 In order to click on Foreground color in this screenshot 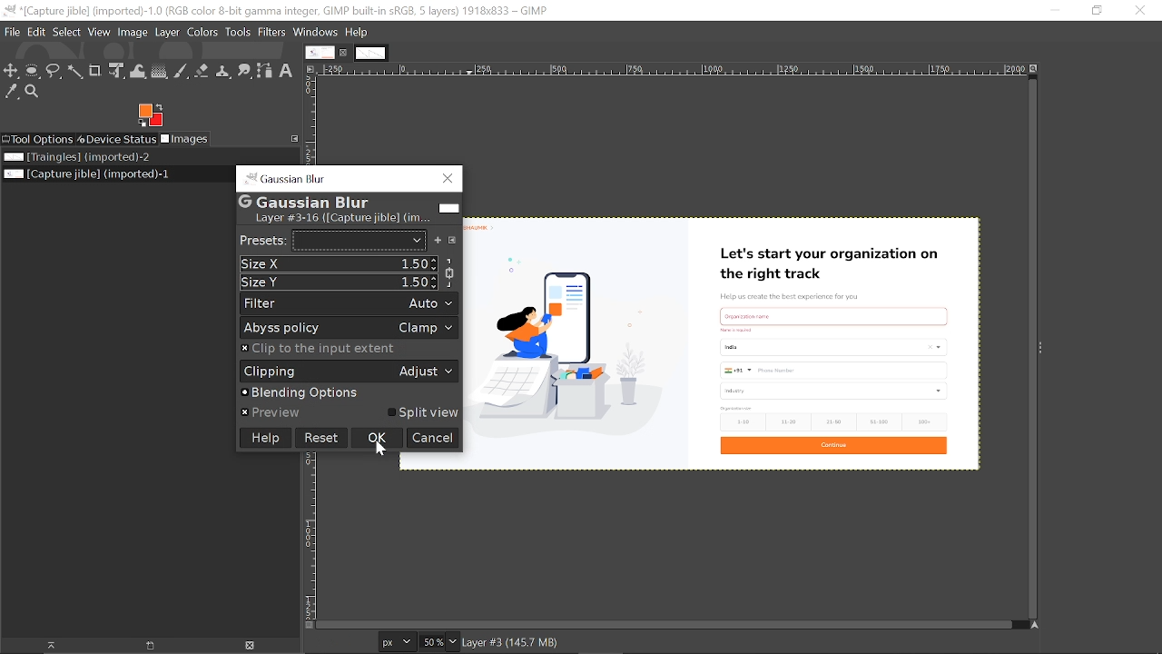, I will do `click(150, 115)`.